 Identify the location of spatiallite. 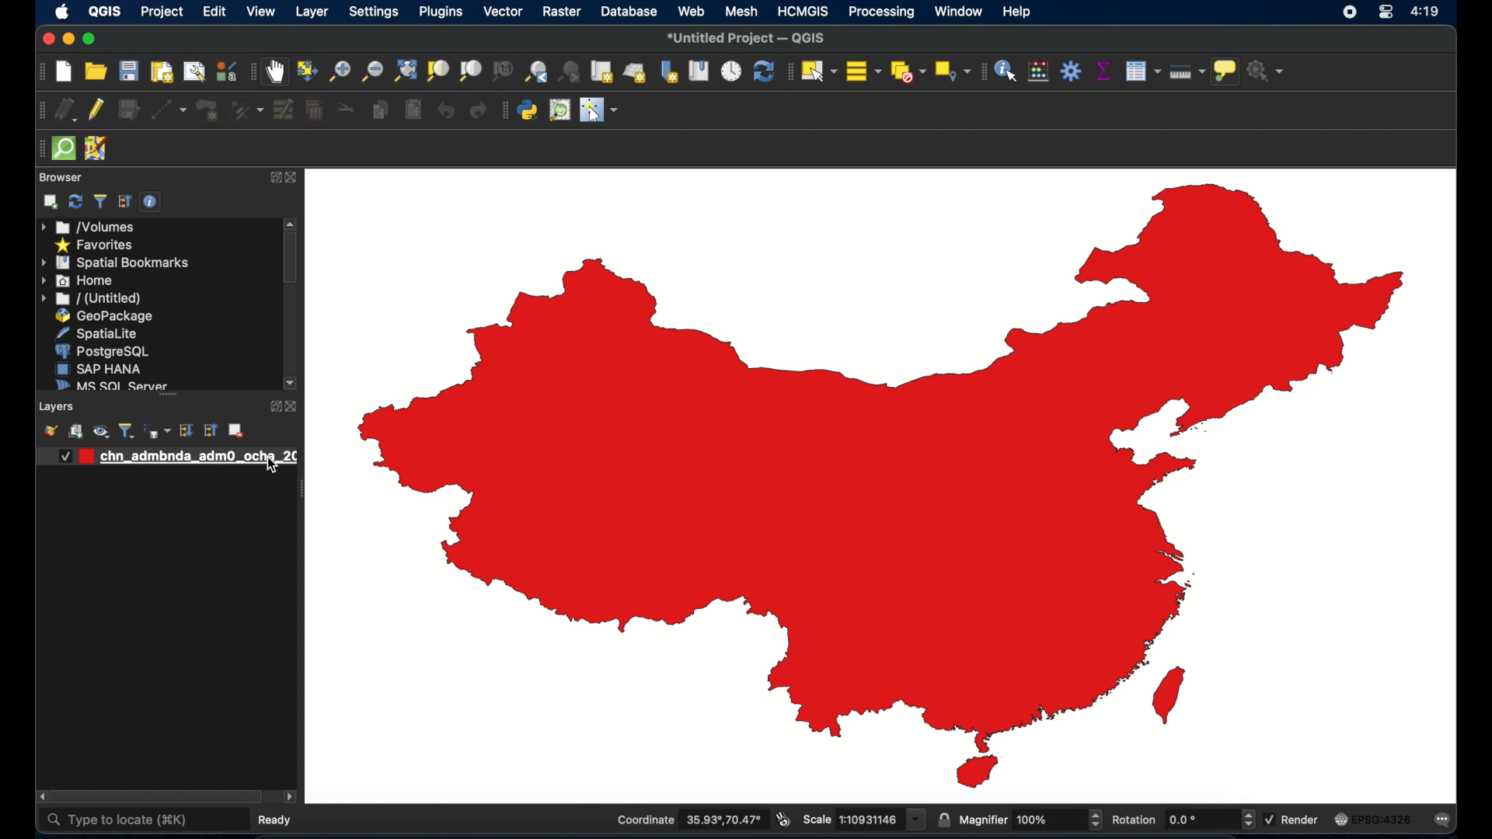
(102, 333).